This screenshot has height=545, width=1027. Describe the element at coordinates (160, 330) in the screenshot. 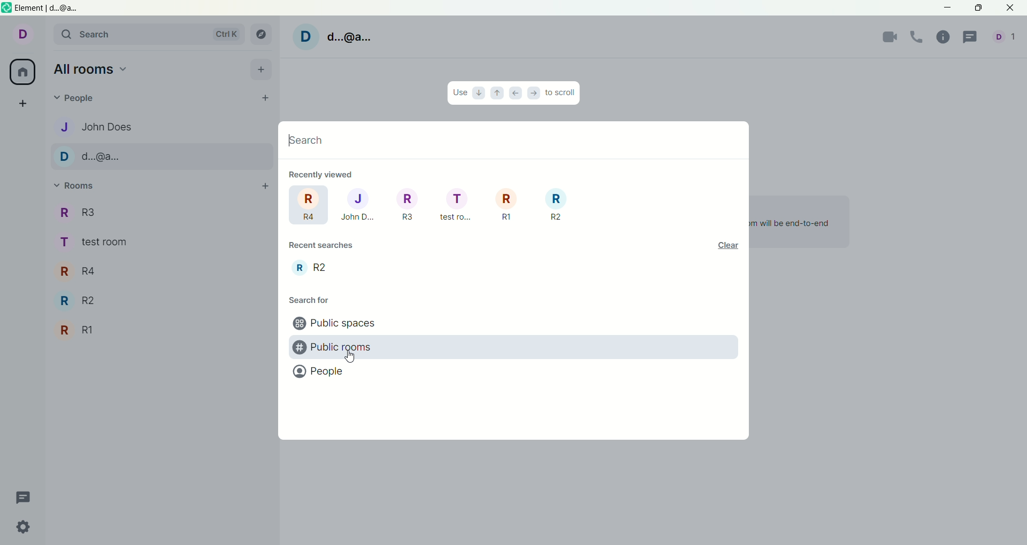

I see `R1` at that location.